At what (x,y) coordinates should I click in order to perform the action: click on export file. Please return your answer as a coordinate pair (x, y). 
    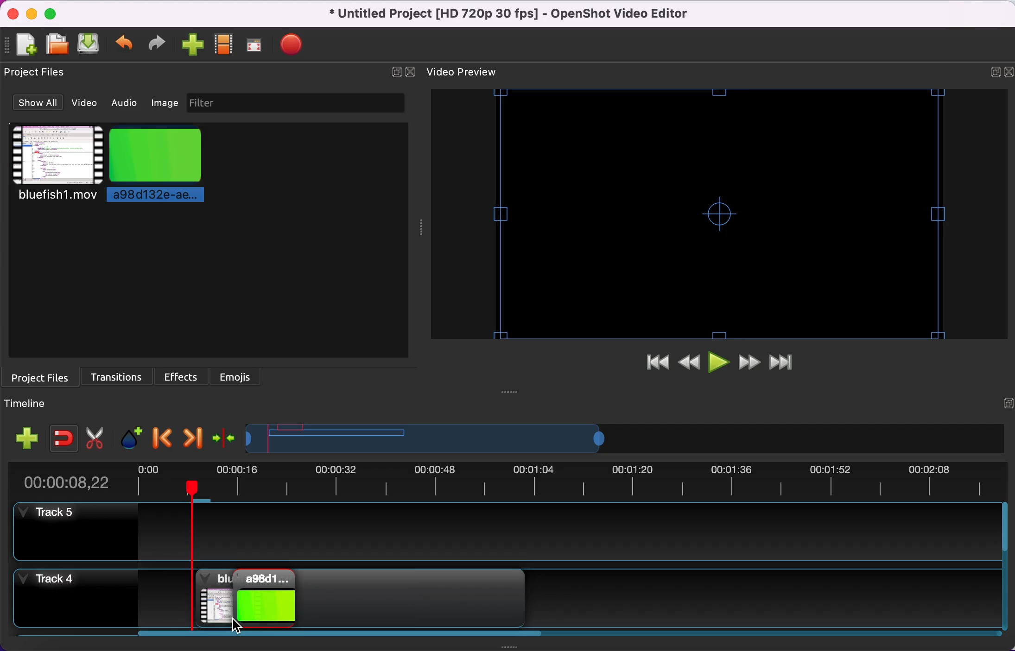
    Looking at the image, I should click on (294, 46).